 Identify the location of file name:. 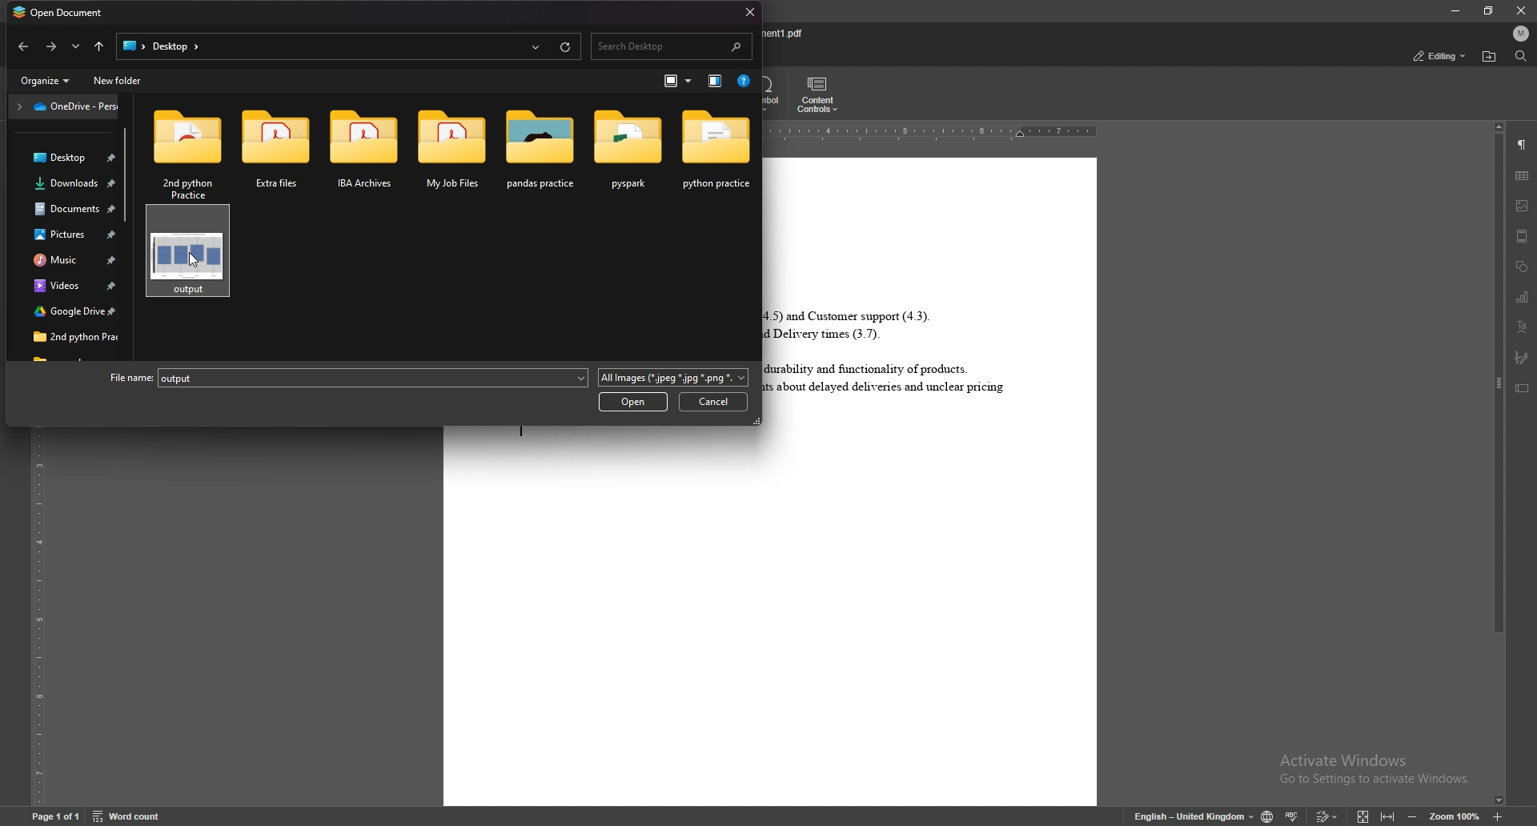
(126, 376).